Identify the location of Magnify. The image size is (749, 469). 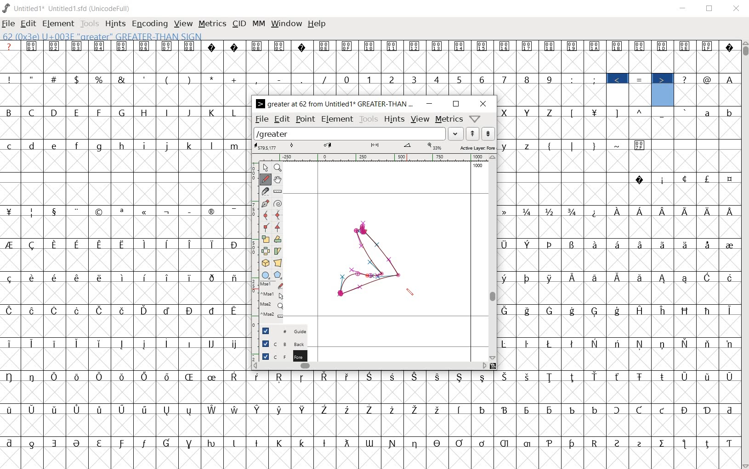
(278, 168).